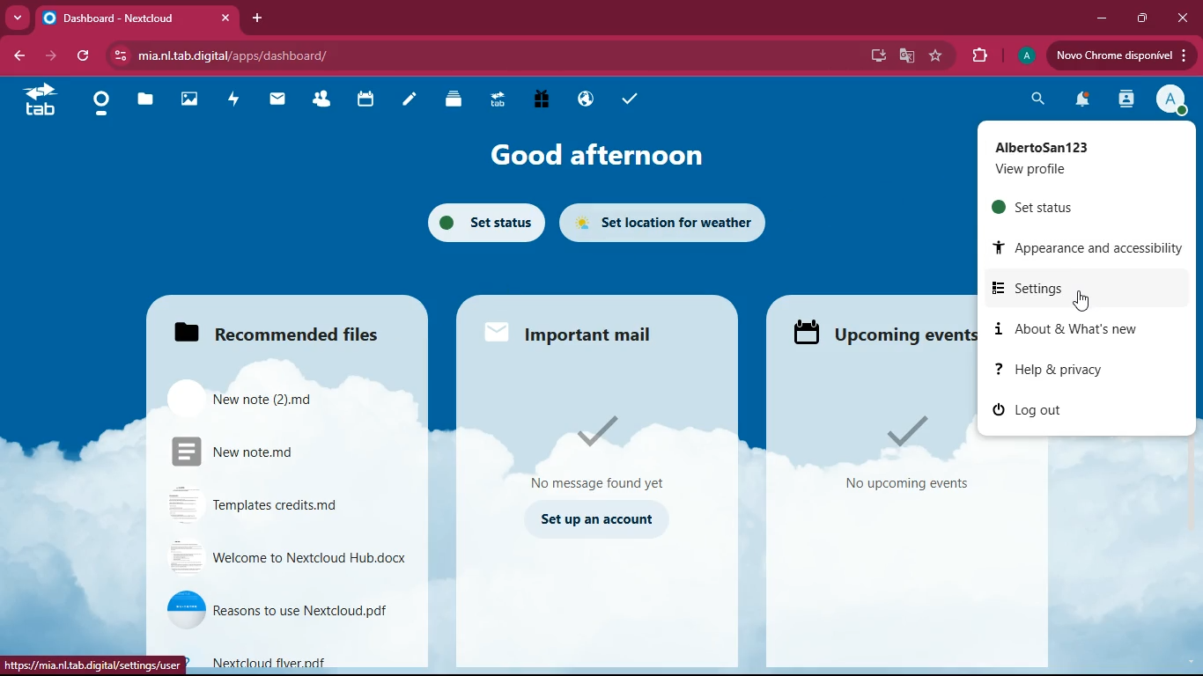  What do you see at coordinates (278, 451) in the screenshot?
I see `file` at bounding box center [278, 451].